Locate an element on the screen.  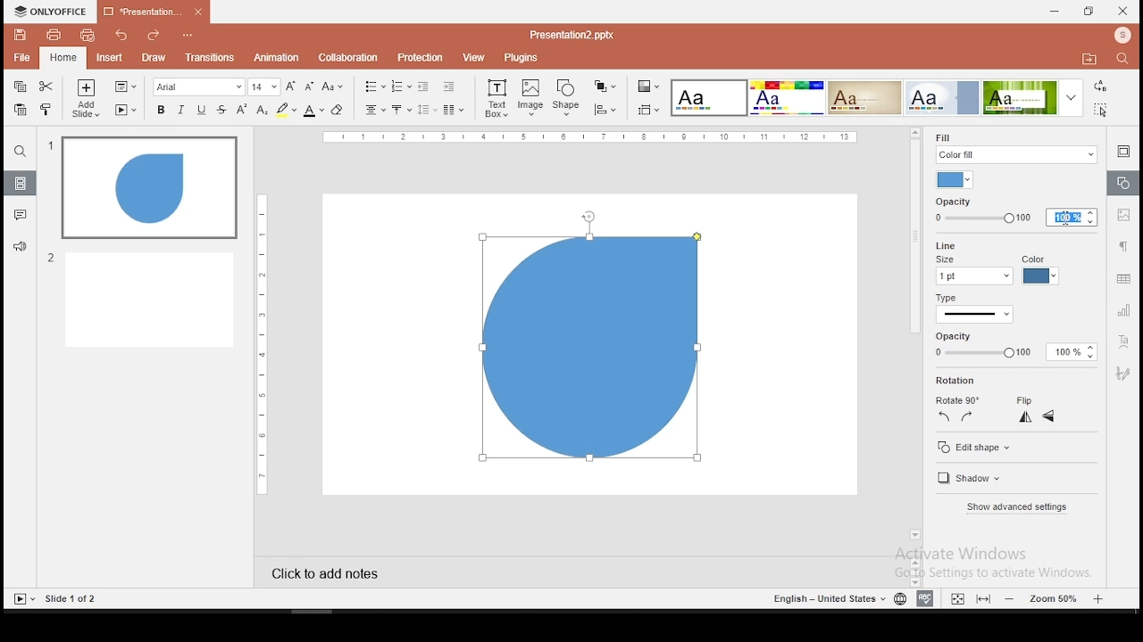
save is located at coordinates (20, 35).